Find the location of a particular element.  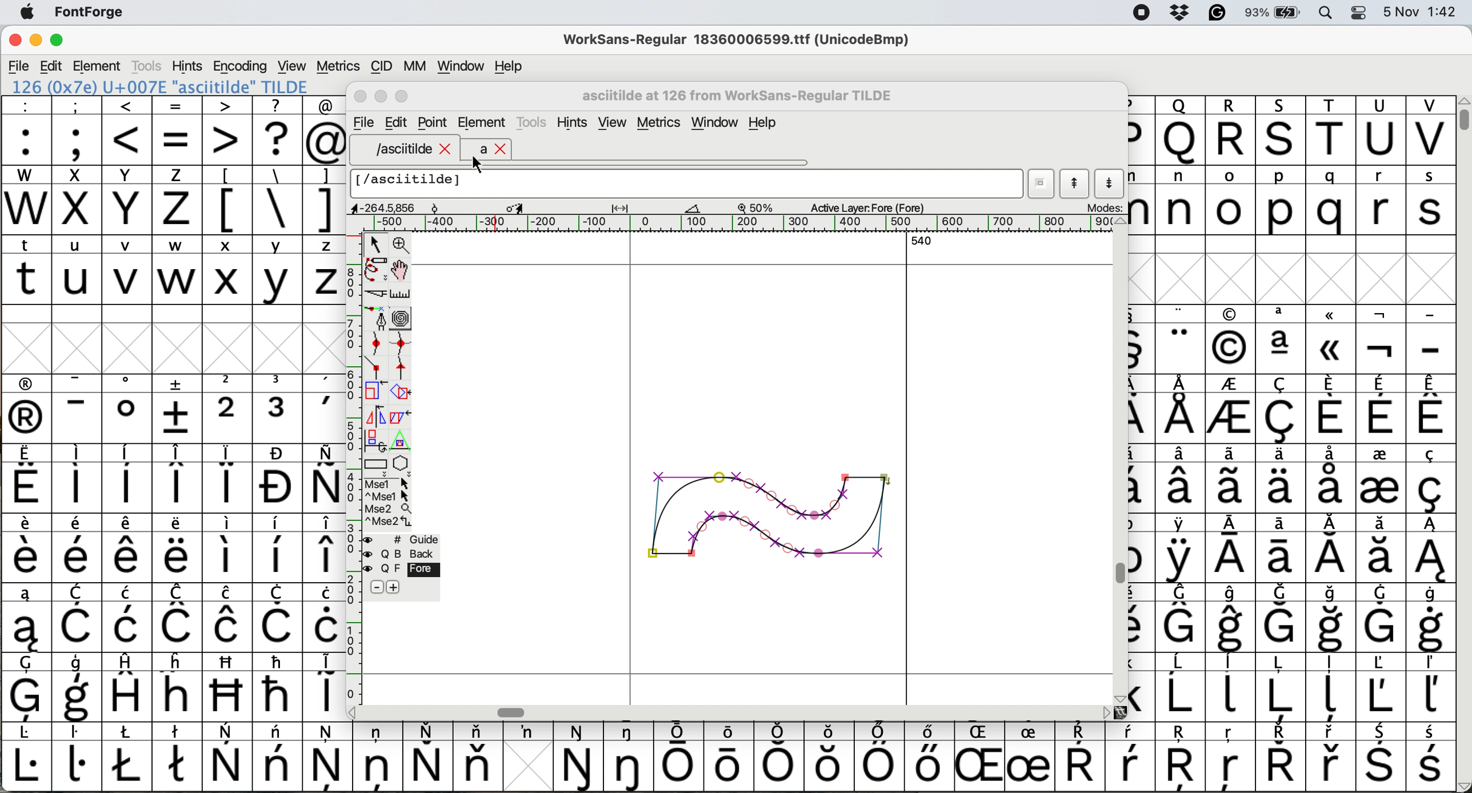

rotate the selection is located at coordinates (406, 393).